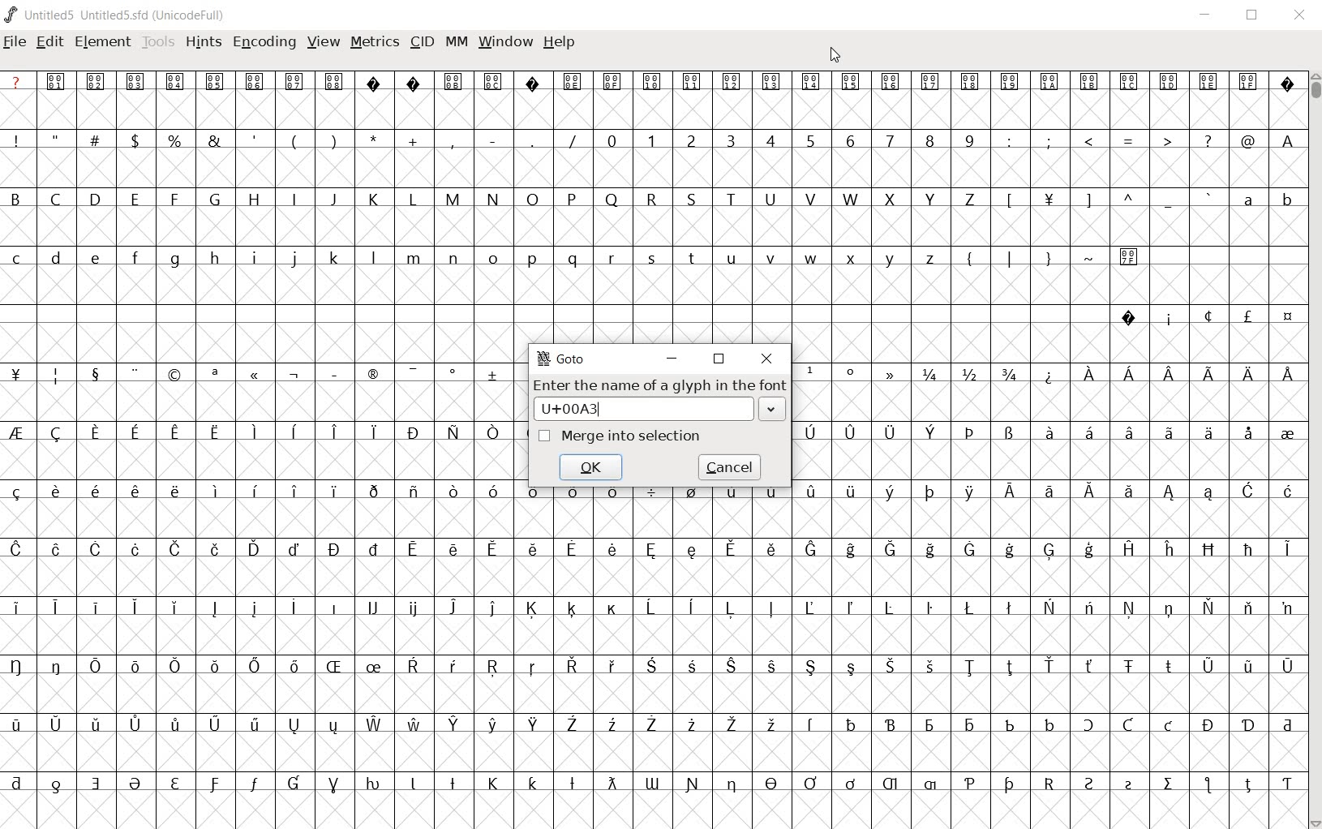 Image resolution: width=1322 pixels, height=829 pixels. What do you see at coordinates (611, 256) in the screenshot?
I see `r` at bounding box center [611, 256].